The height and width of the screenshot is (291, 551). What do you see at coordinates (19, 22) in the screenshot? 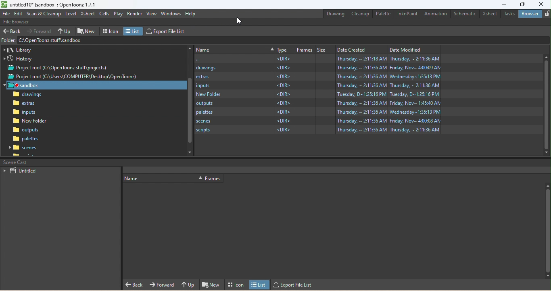
I see `File browser` at bounding box center [19, 22].